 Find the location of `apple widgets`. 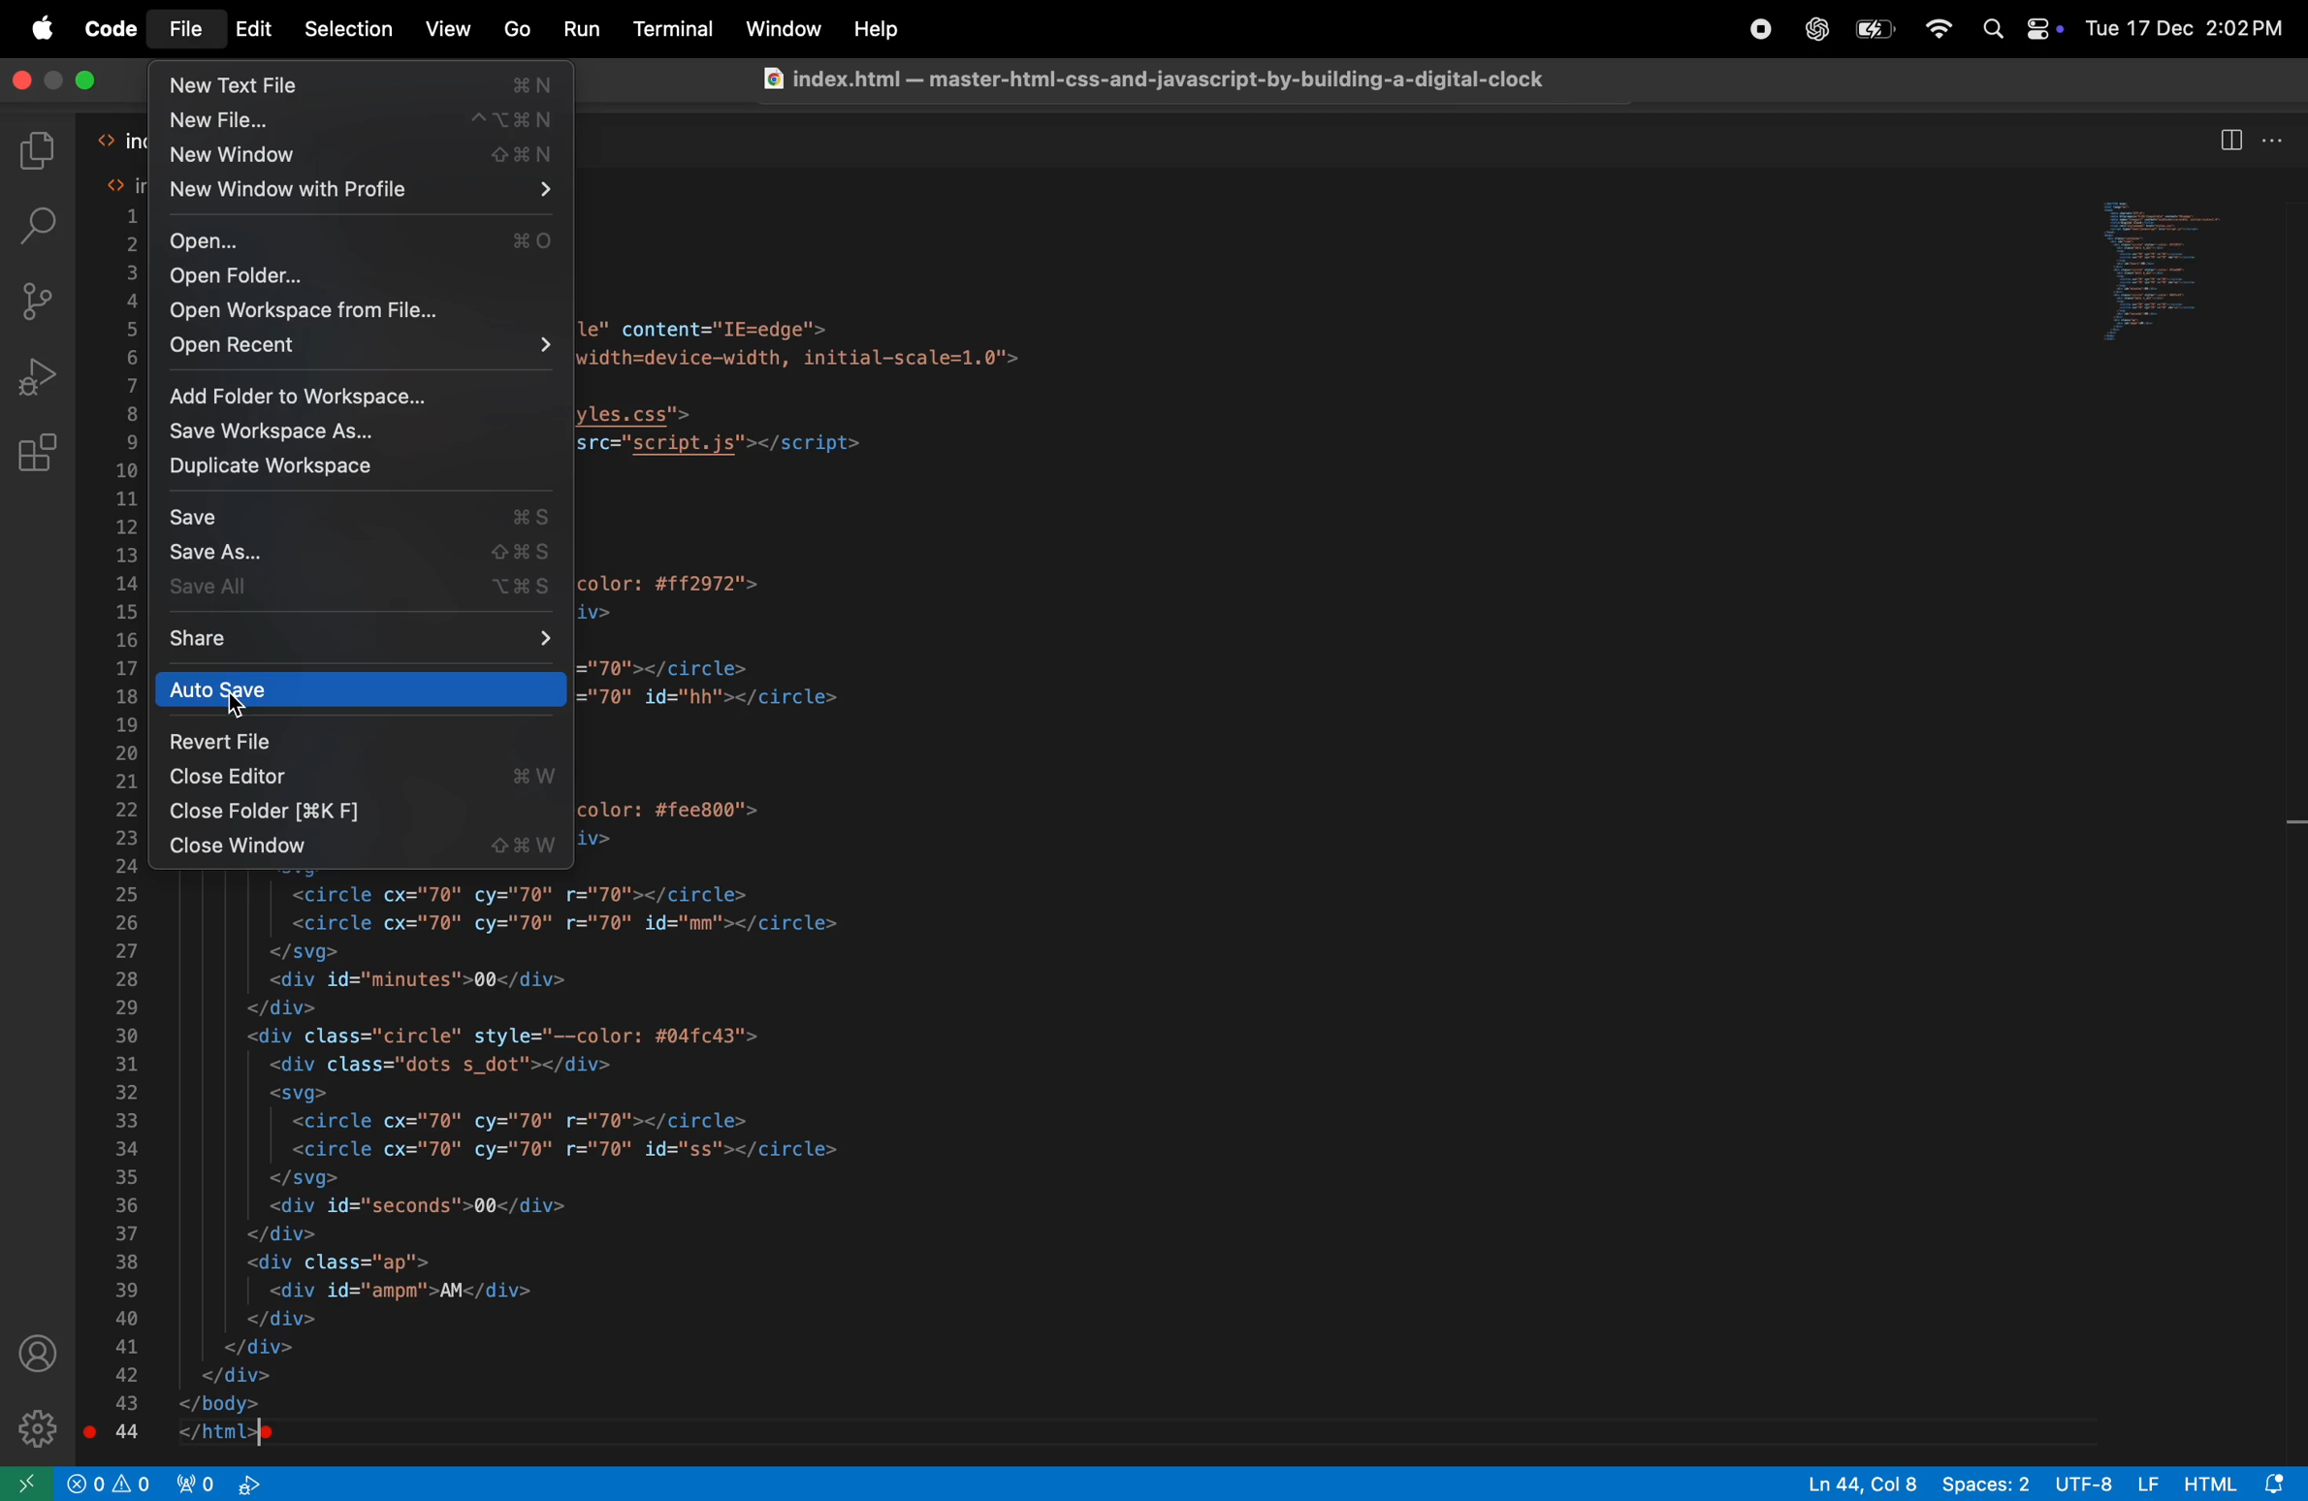

apple widgets is located at coordinates (2044, 32).